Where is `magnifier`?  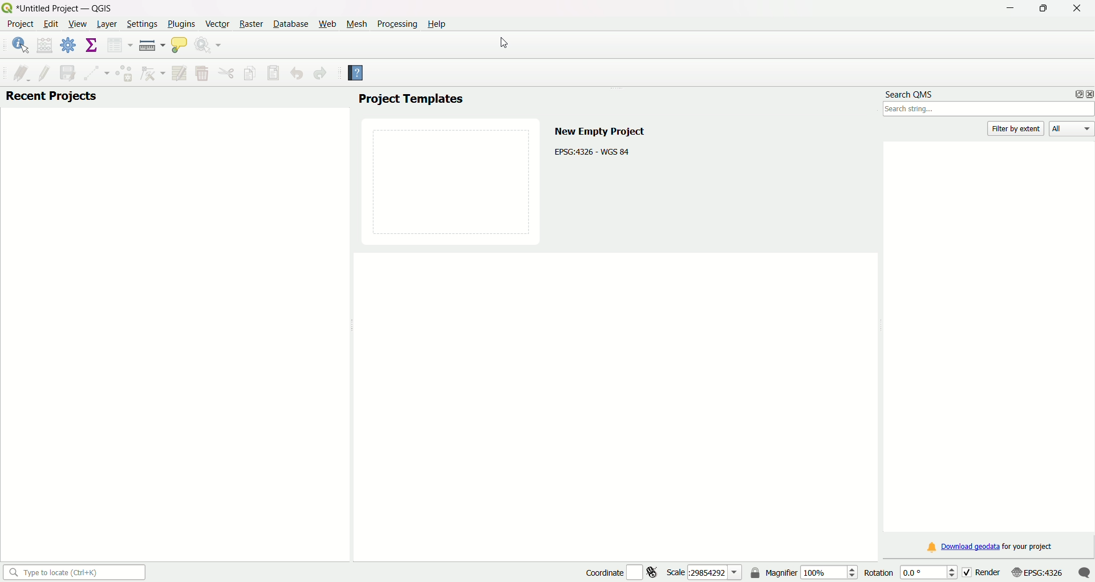 magnifier is located at coordinates (812, 572).